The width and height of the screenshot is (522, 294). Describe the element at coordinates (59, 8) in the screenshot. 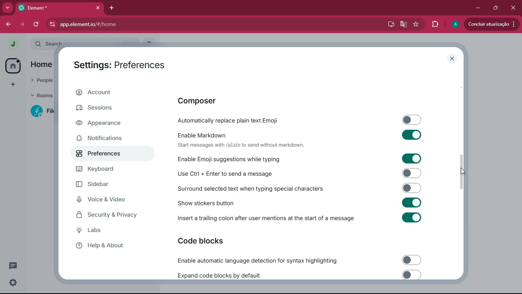

I see `element` at that location.